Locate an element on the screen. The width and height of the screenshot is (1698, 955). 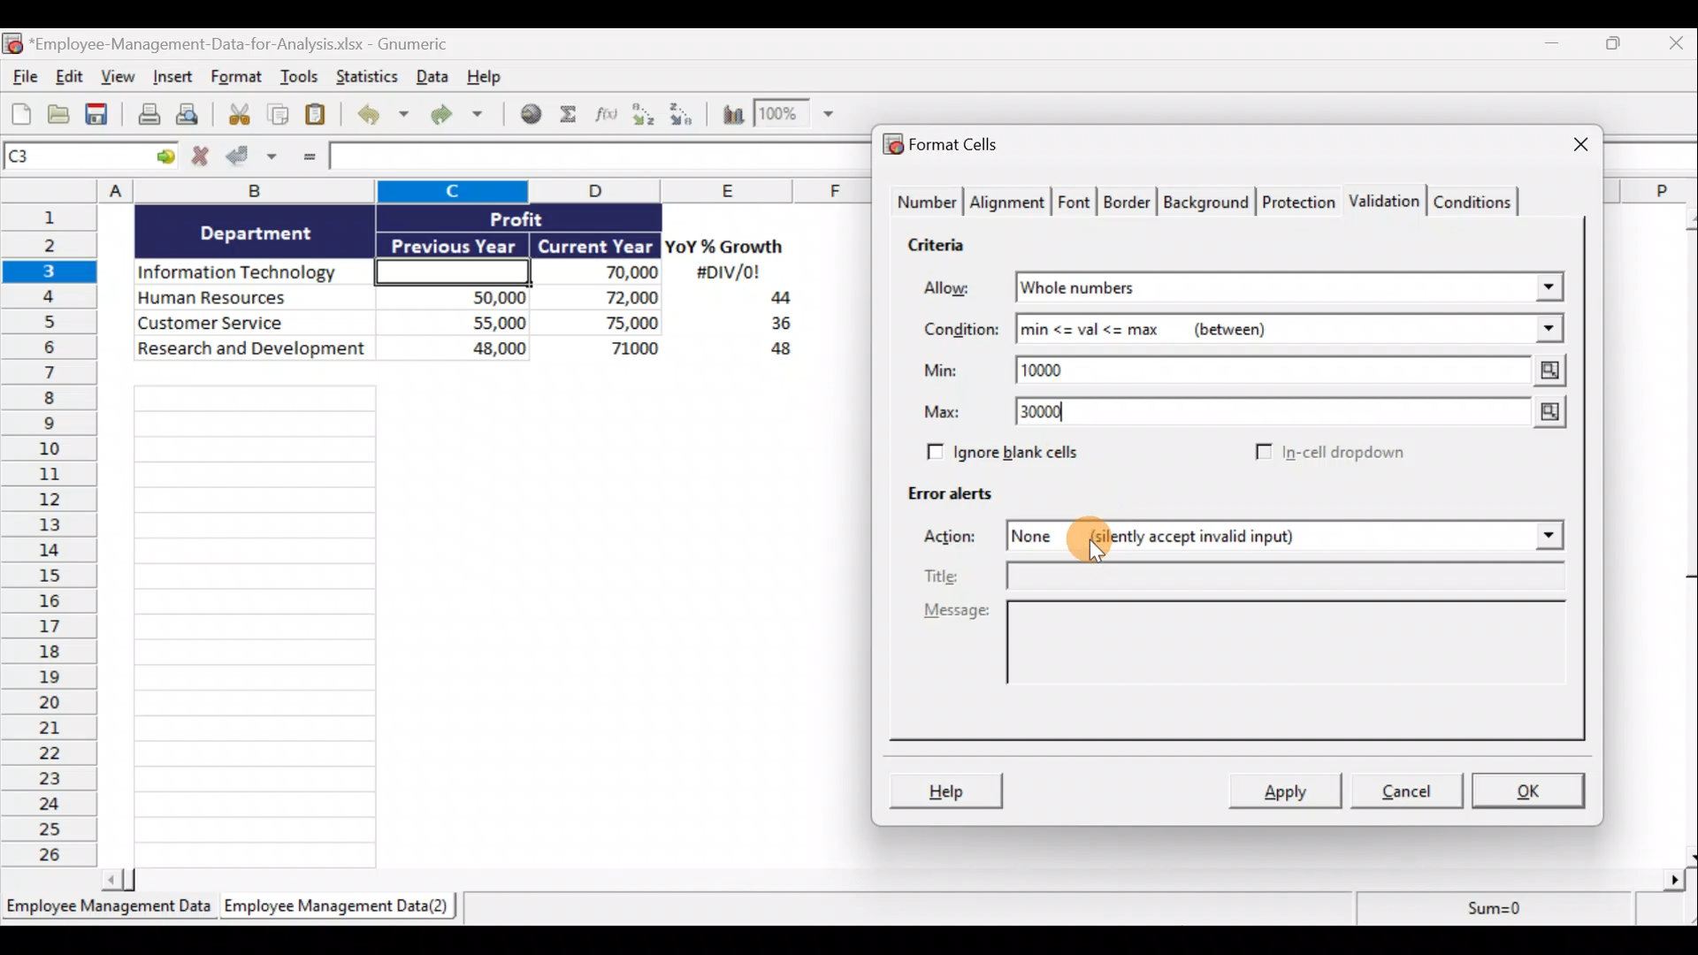
Max value is located at coordinates (1540, 414).